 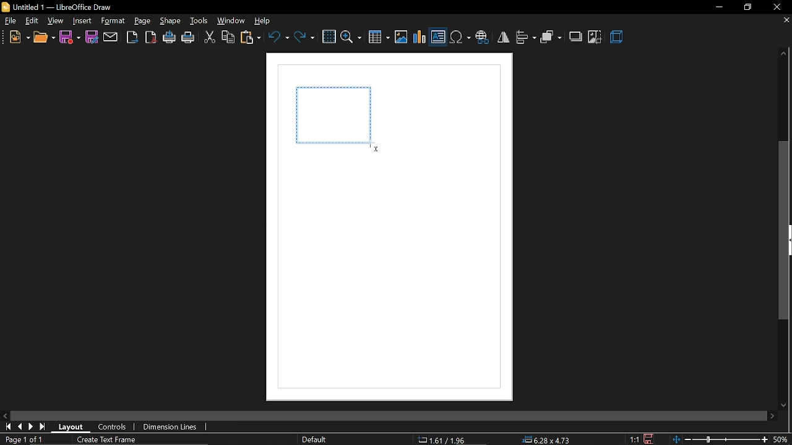 What do you see at coordinates (56, 21) in the screenshot?
I see `view` at bounding box center [56, 21].